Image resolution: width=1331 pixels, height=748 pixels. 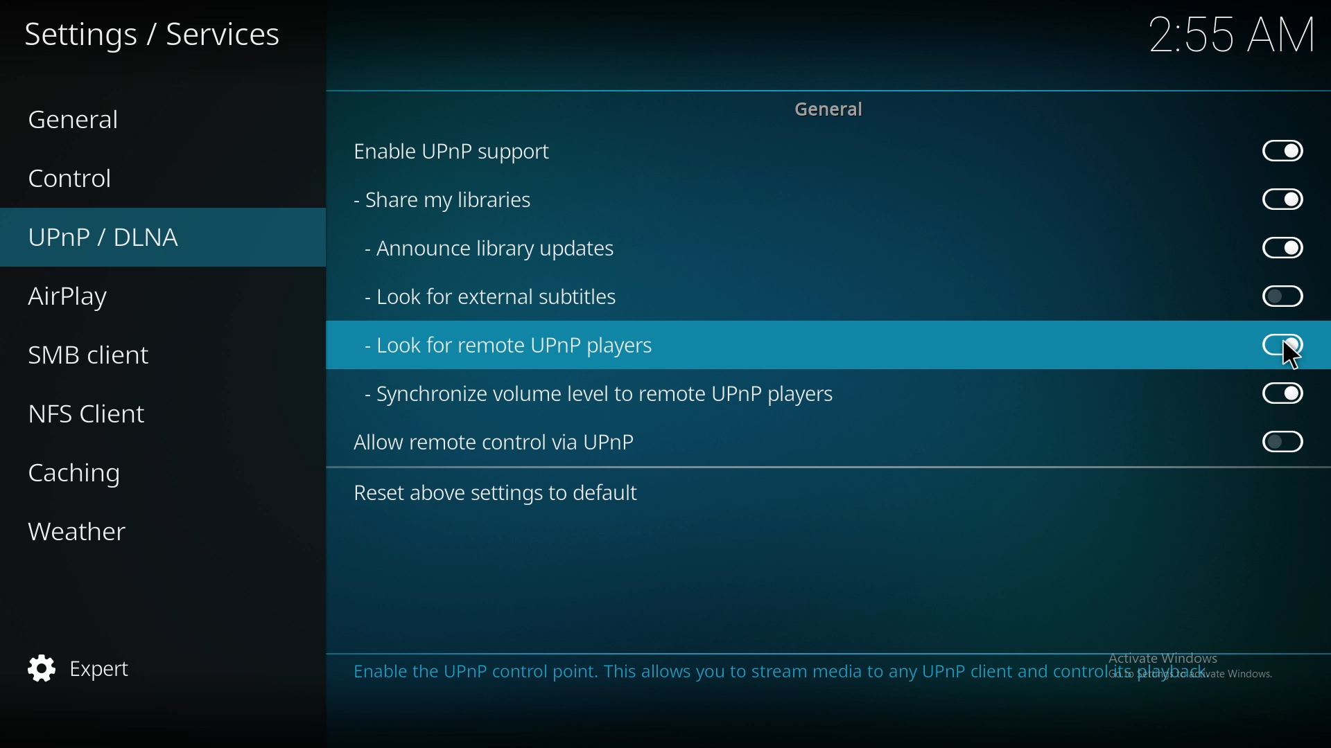 I want to click on On (Greyed out), so click(x=1284, y=392).